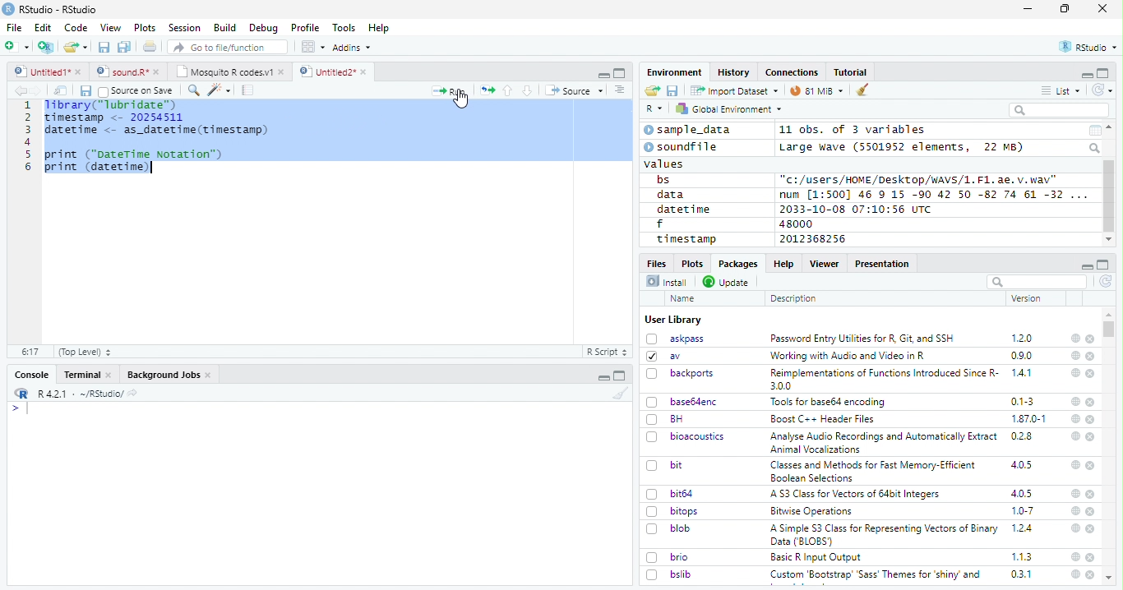 This screenshot has width=1123, height=590. Describe the element at coordinates (1061, 91) in the screenshot. I see `List` at that location.